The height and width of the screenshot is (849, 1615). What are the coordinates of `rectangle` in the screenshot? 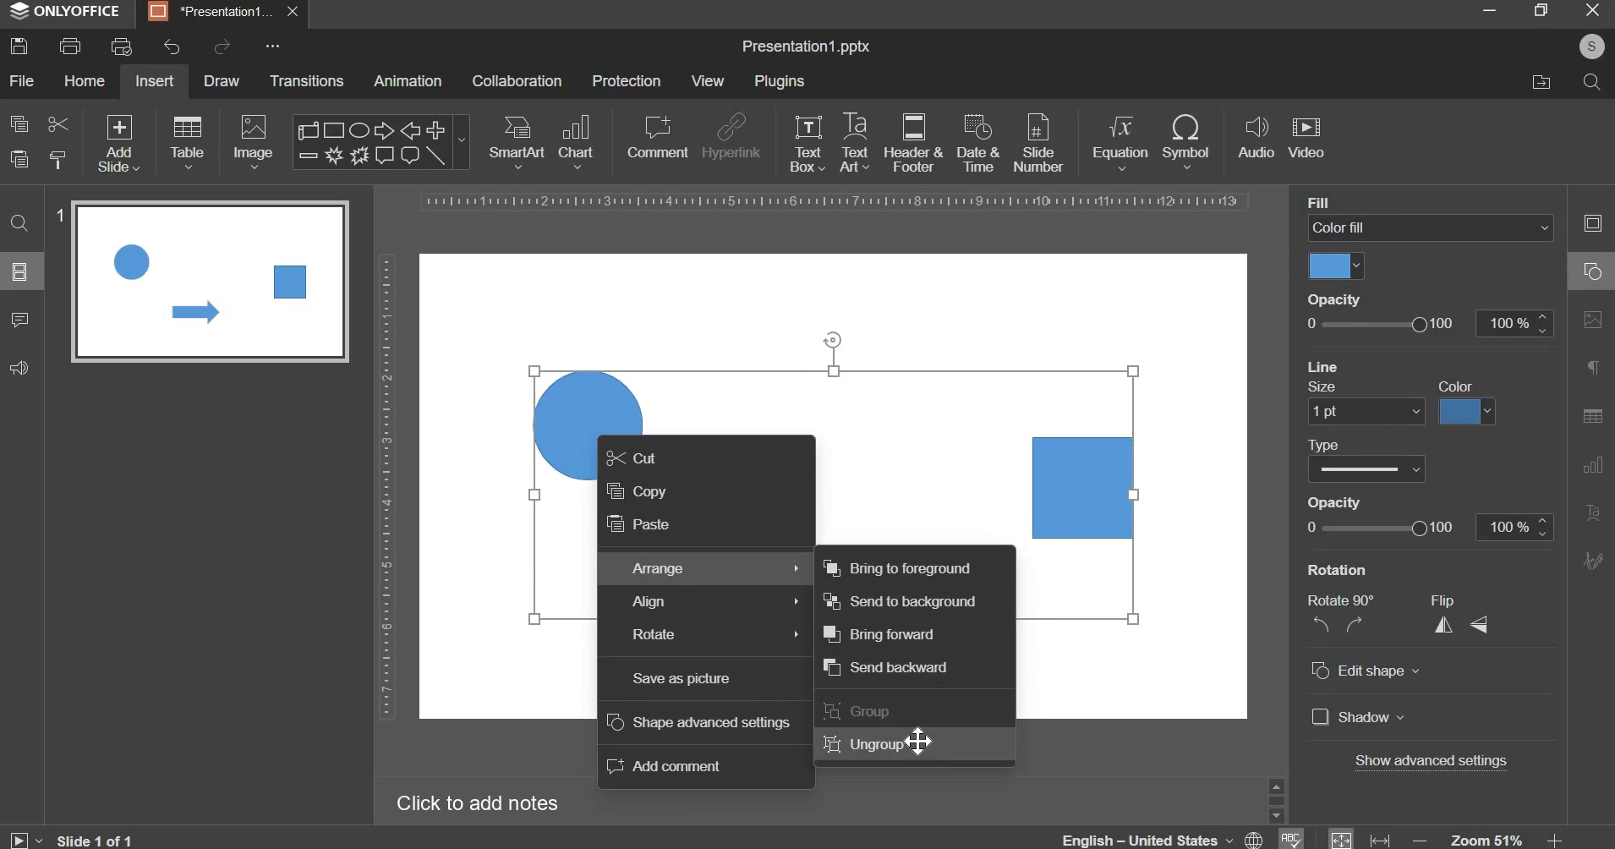 It's located at (1085, 487).